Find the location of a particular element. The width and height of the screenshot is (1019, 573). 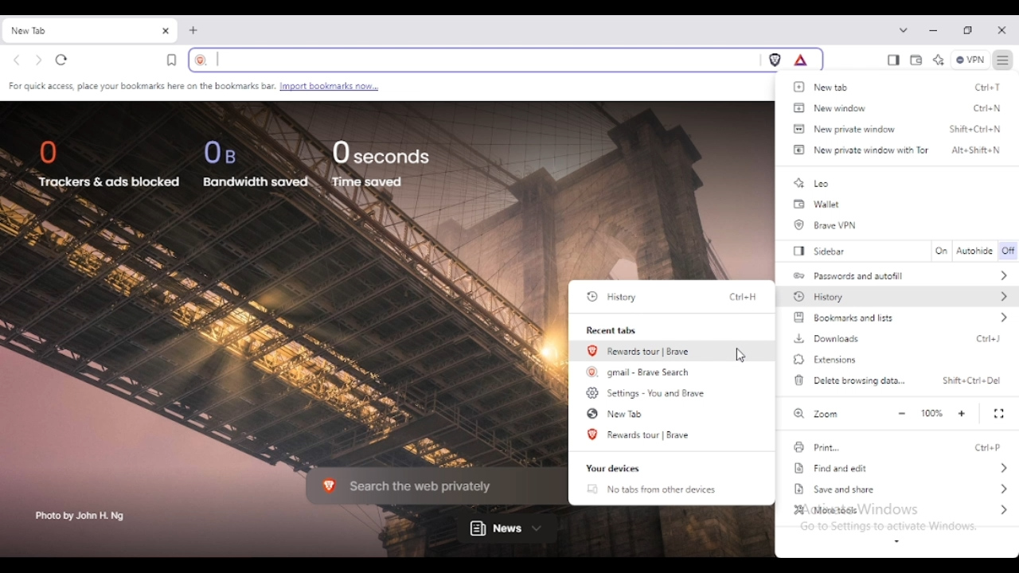

minimize is located at coordinates (934, 30).